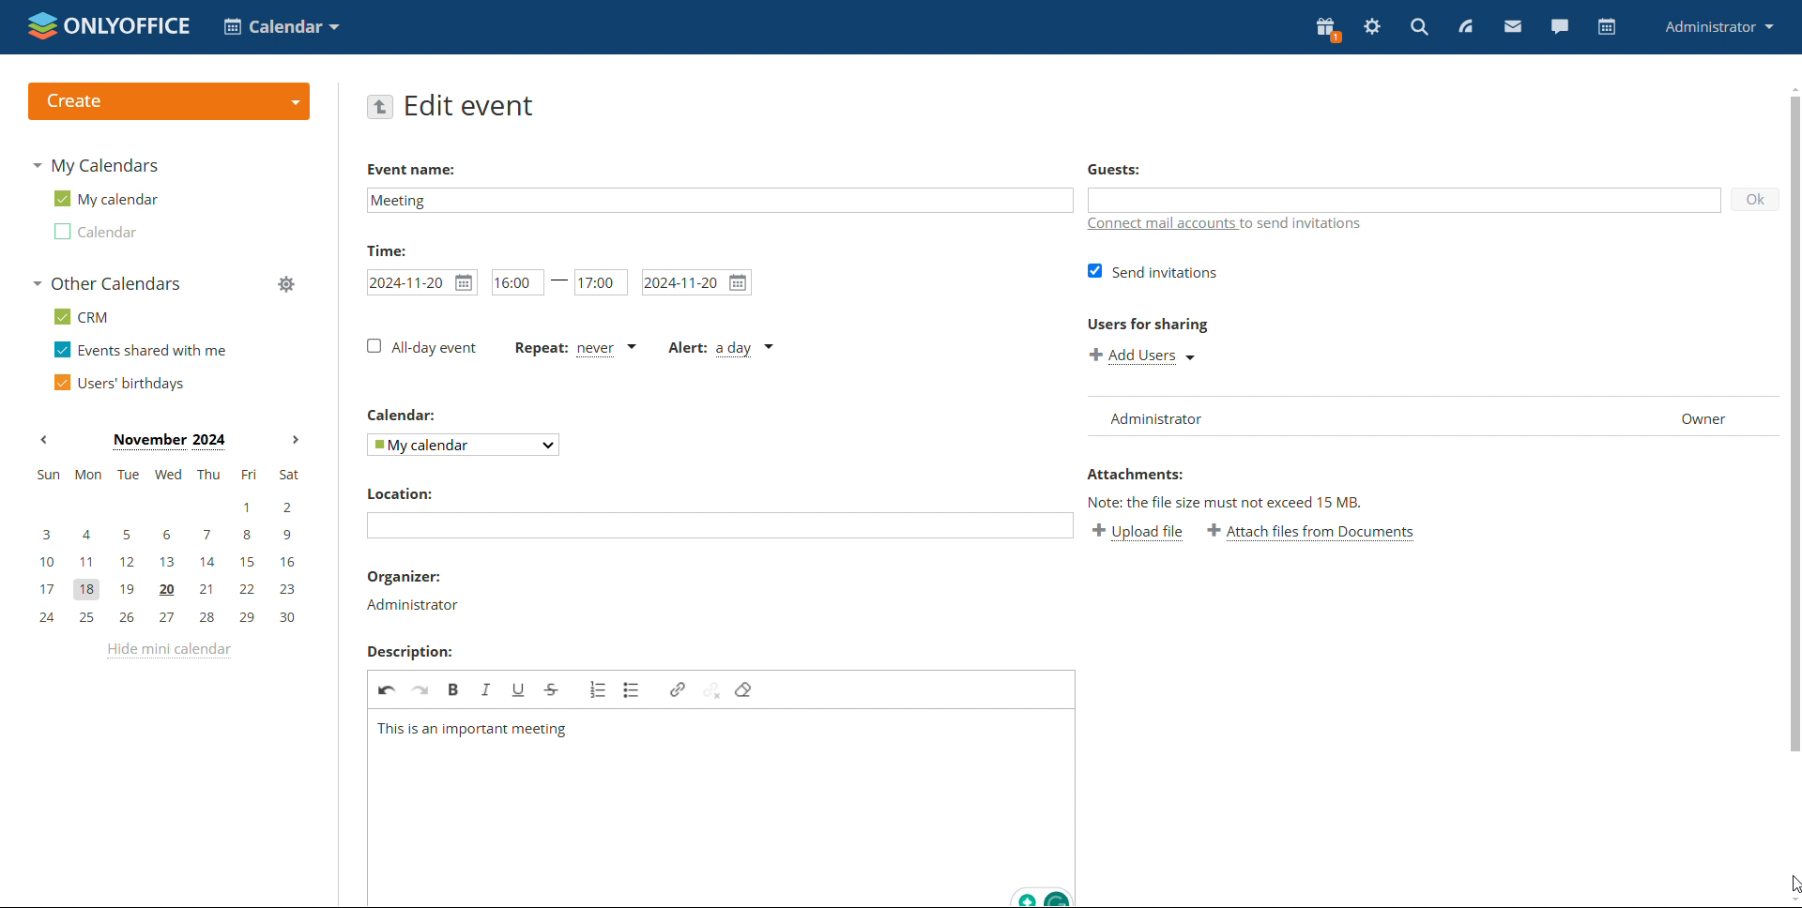 Image resolution: width=1802 pixels, height=908 pixels. What do you see at coordinates (400, 495) in the screenshot?
I see `location` at bounding box center [400, 495].